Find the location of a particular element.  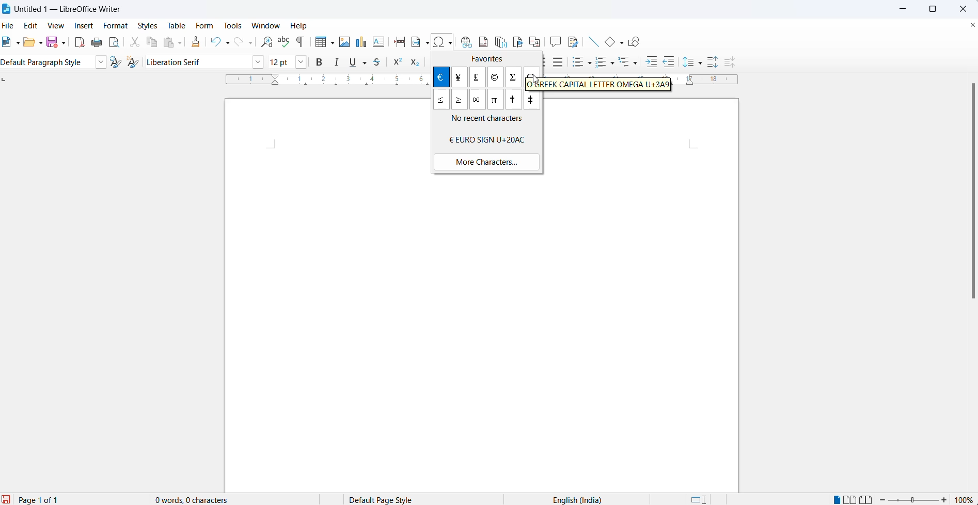

book view is located at coordinates (869, 499).